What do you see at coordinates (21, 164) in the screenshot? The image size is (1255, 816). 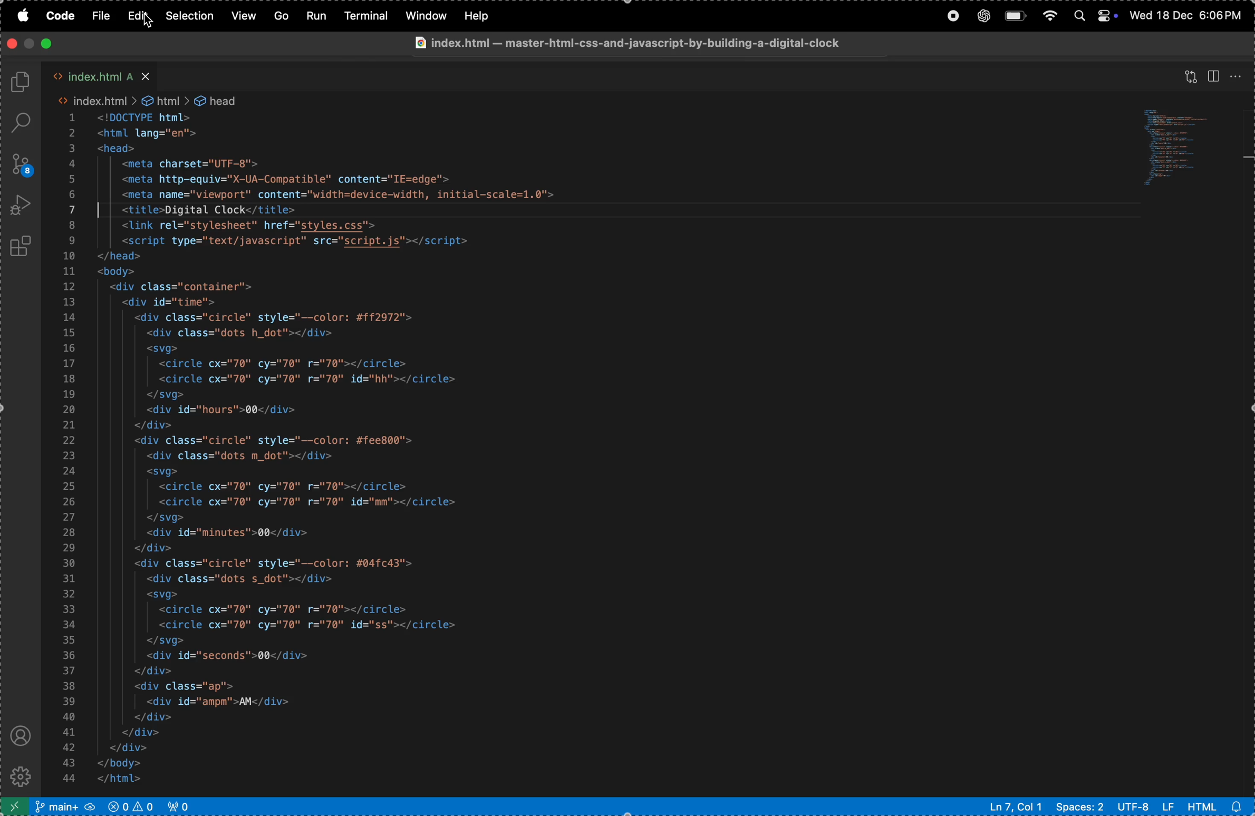 I see `source control` at bounding box center [21, 164].